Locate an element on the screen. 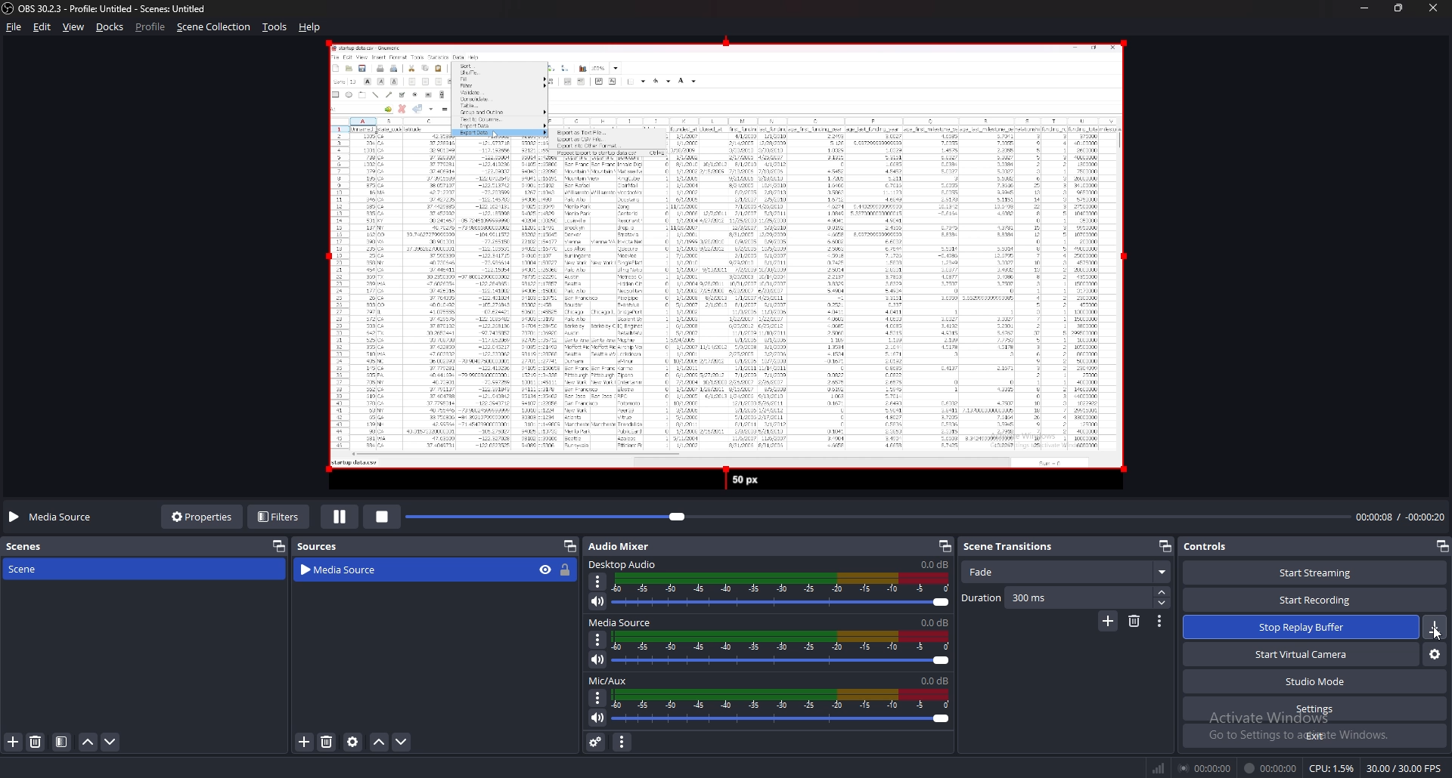 This screenshot has width=1452, height=778. pop out is located at coordinates (569, 546).